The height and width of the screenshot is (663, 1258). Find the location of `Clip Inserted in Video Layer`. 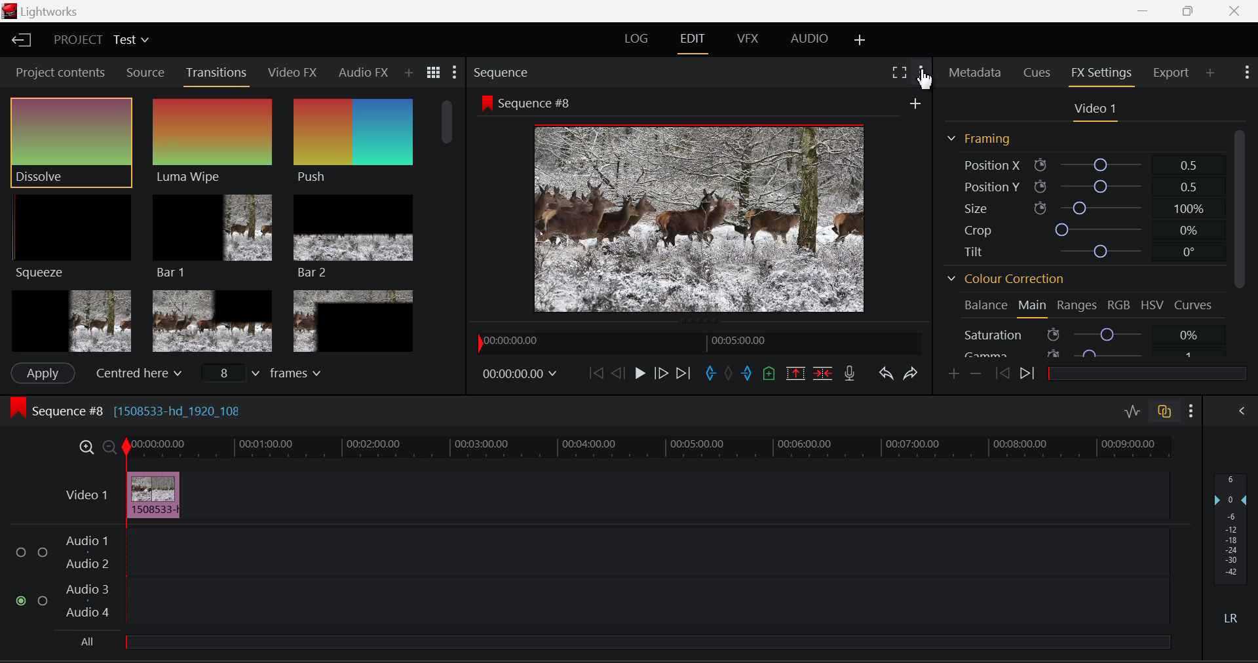

Clip Inserted in Video Layer is located at coordinates (614, 494).